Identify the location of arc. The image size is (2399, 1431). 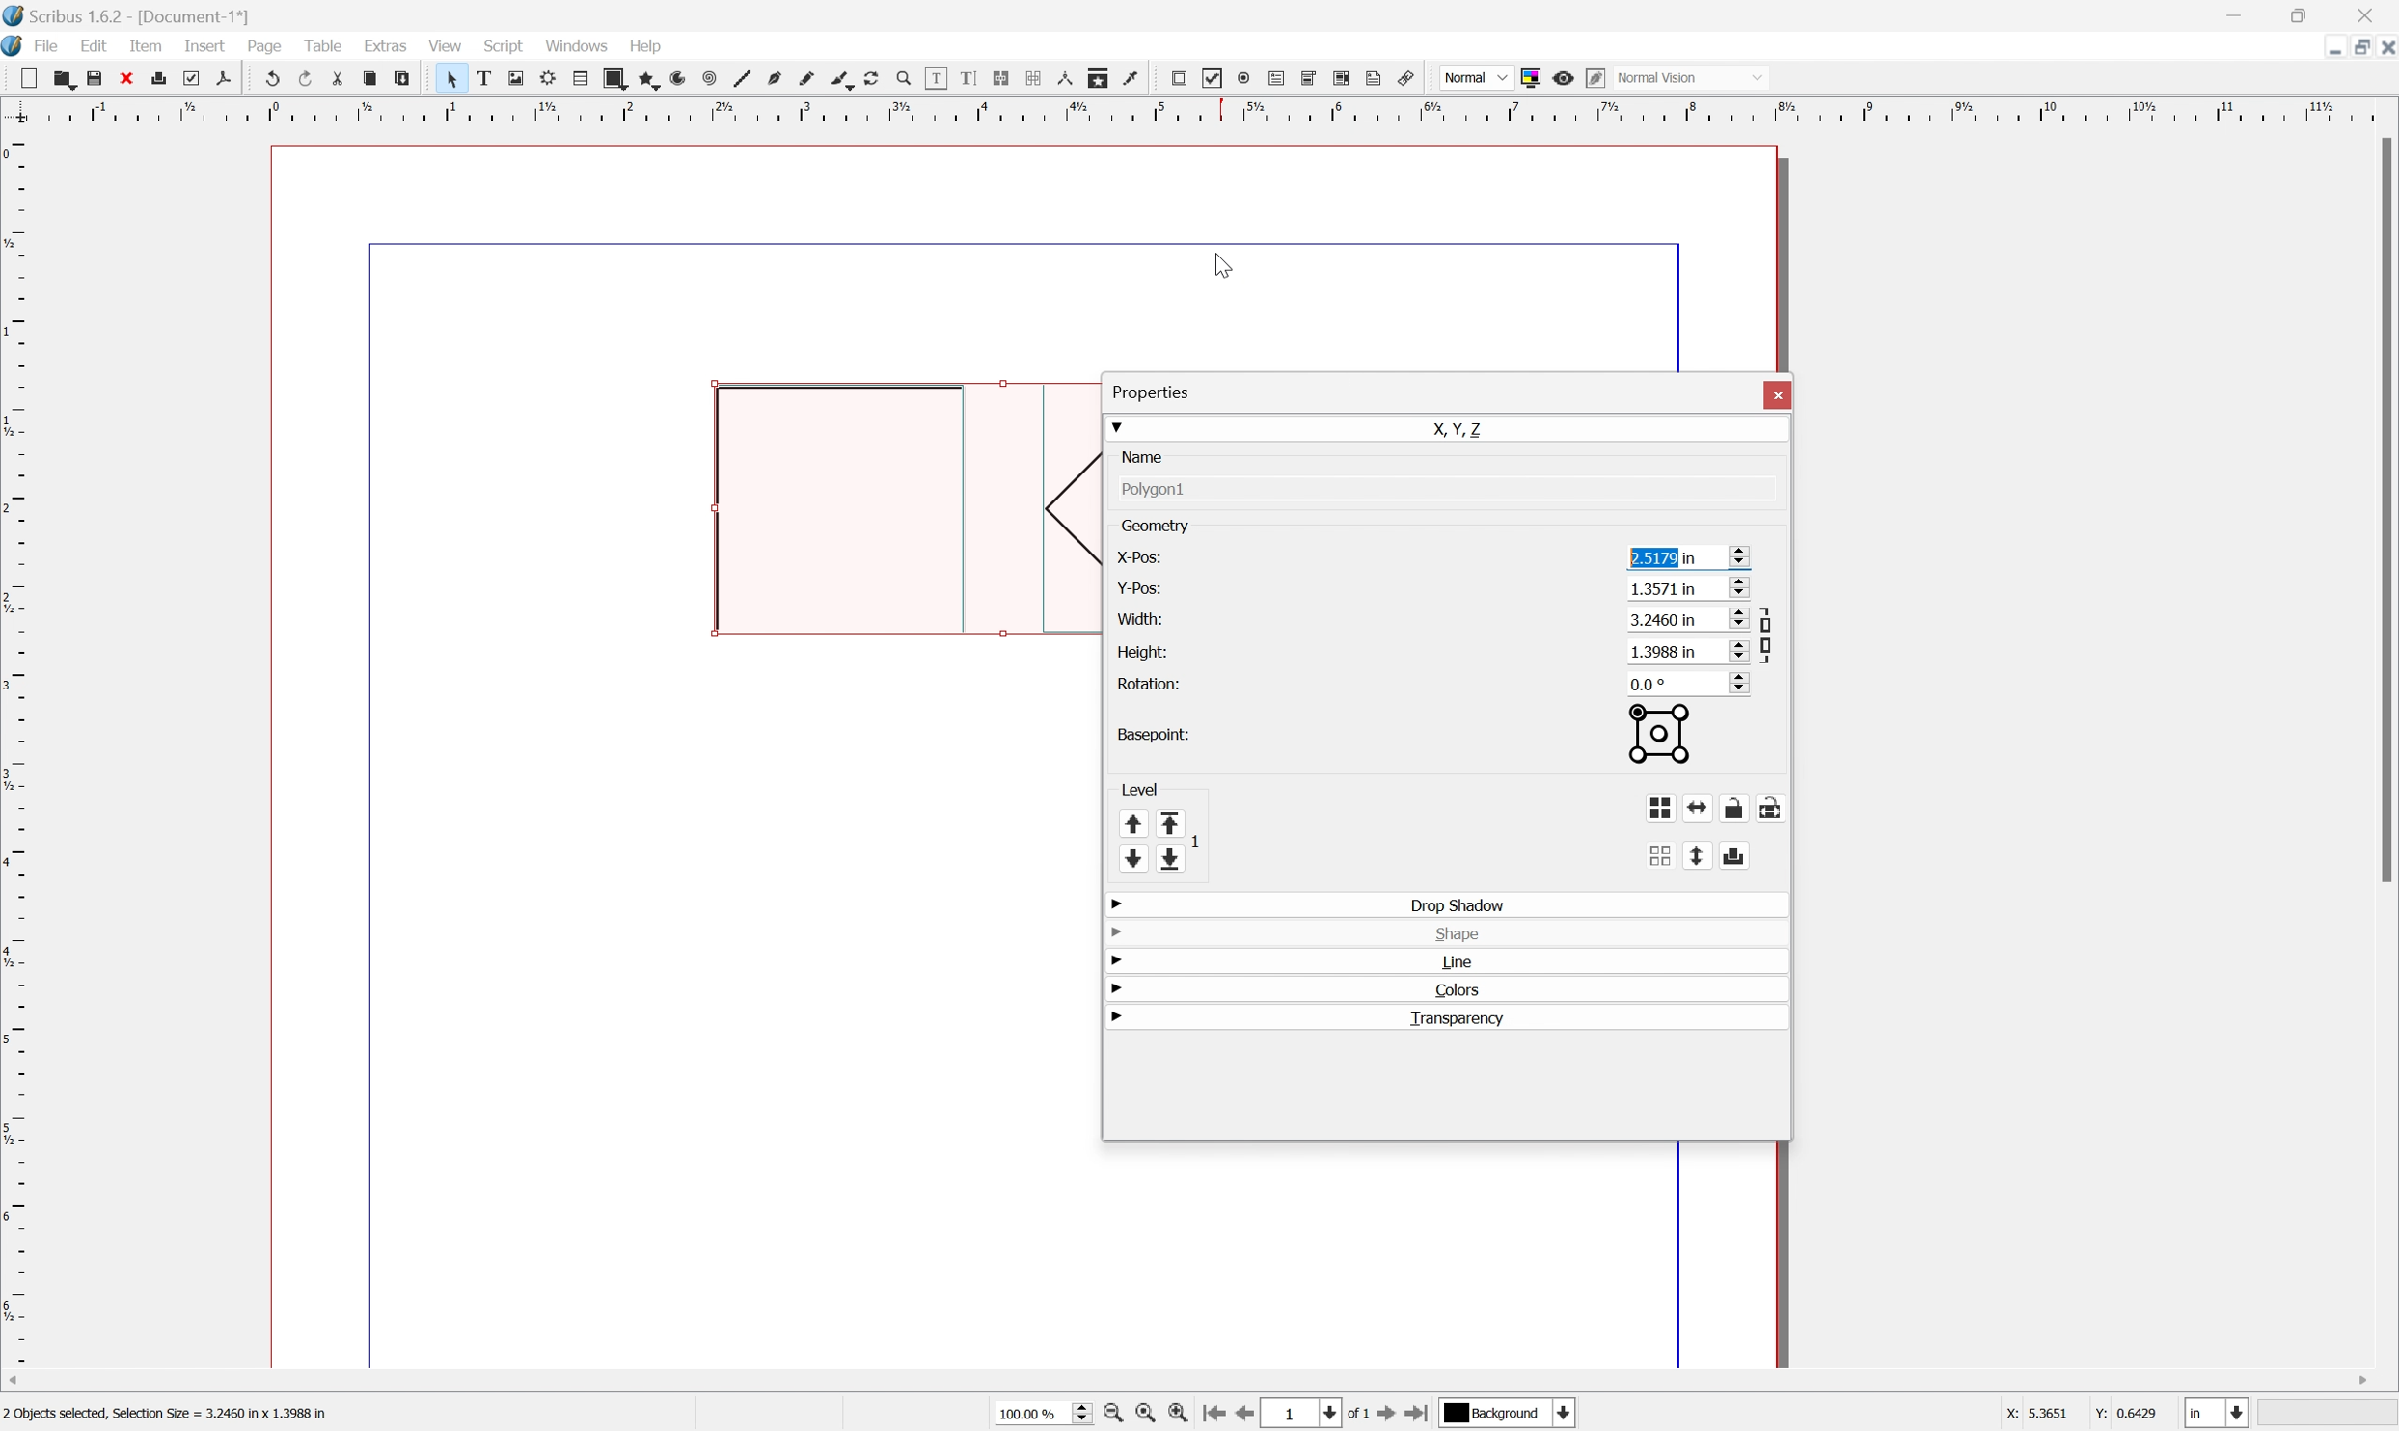
(671, 77).